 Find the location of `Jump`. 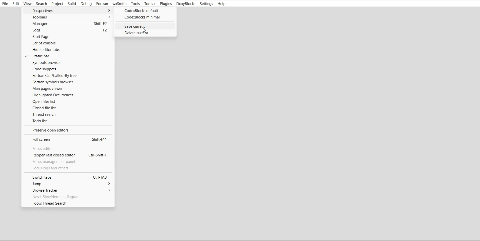

Jump is located at coordinates (67, 184).